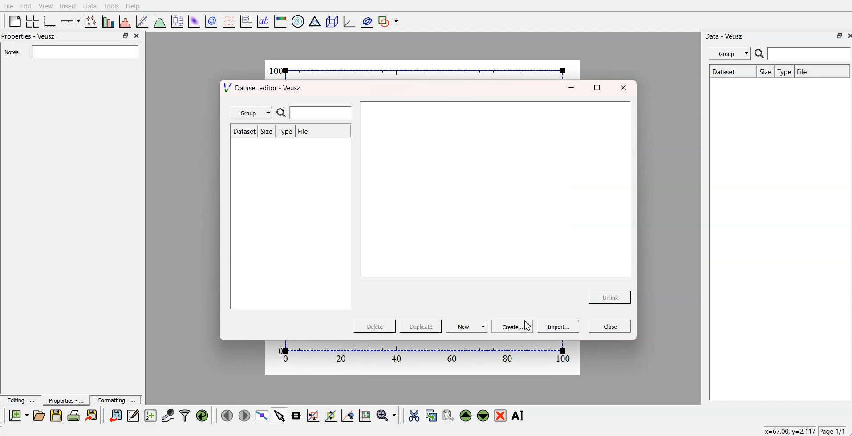  Describe the element at coordinates (226, 415) in the screenshot. I see `Move to previous page` at that location.